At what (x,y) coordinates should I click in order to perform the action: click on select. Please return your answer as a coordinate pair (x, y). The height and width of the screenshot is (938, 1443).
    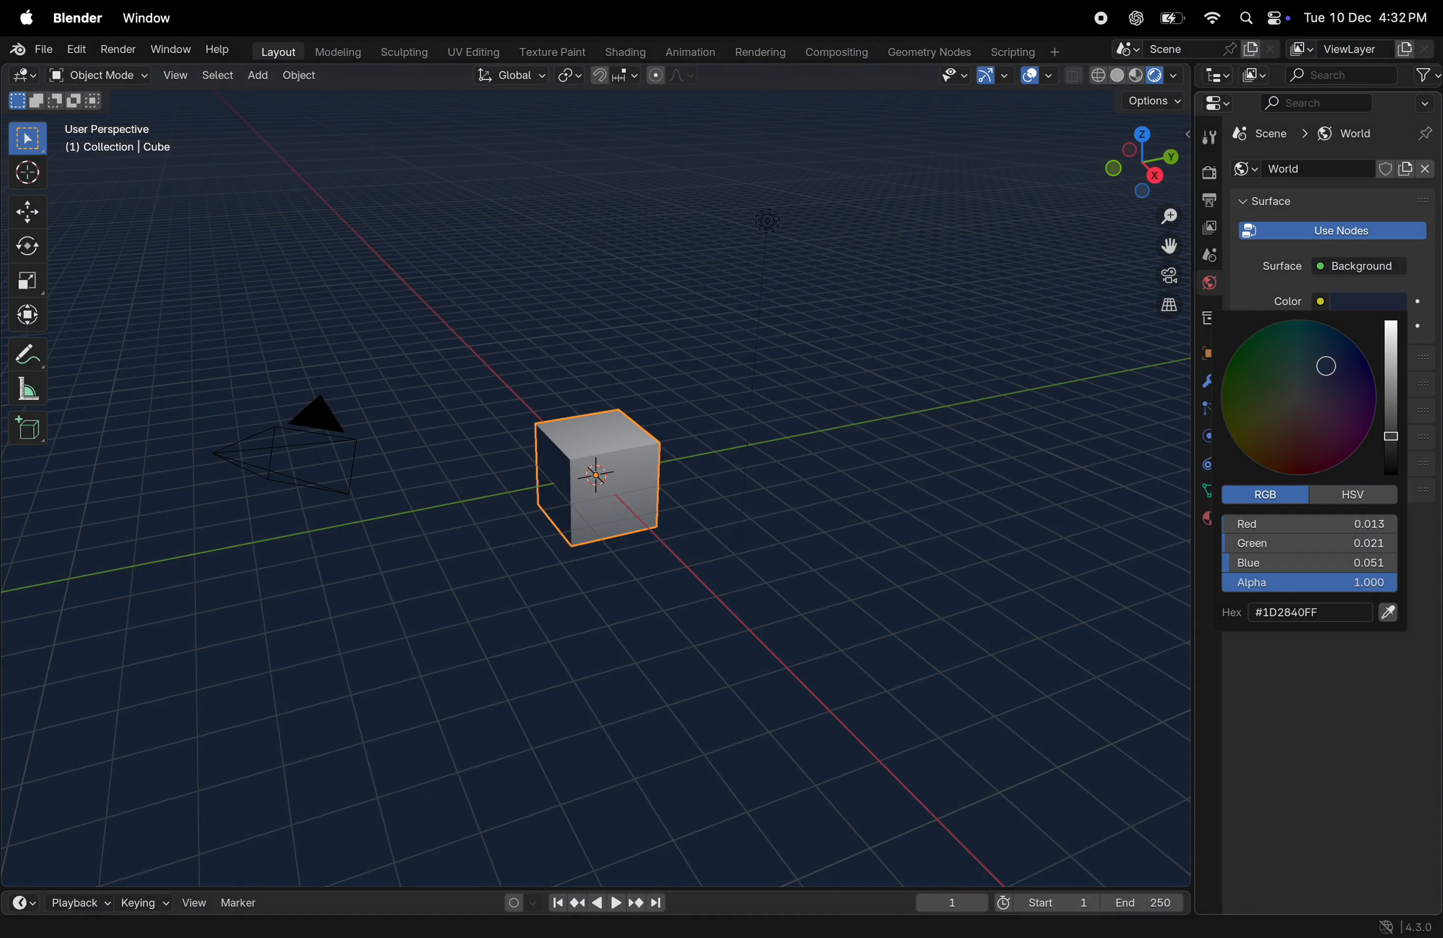
    Looking at the image, I should click on (29, 139).